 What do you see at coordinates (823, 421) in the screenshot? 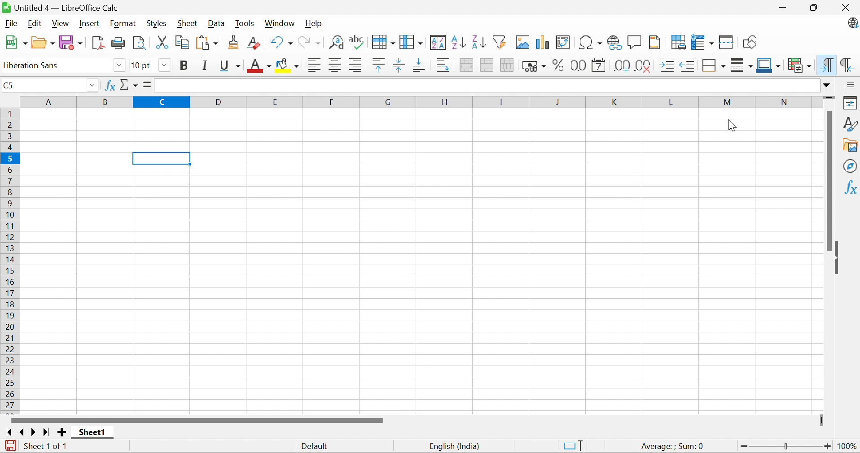
I see `Slider` at bounding box center [823, 421].